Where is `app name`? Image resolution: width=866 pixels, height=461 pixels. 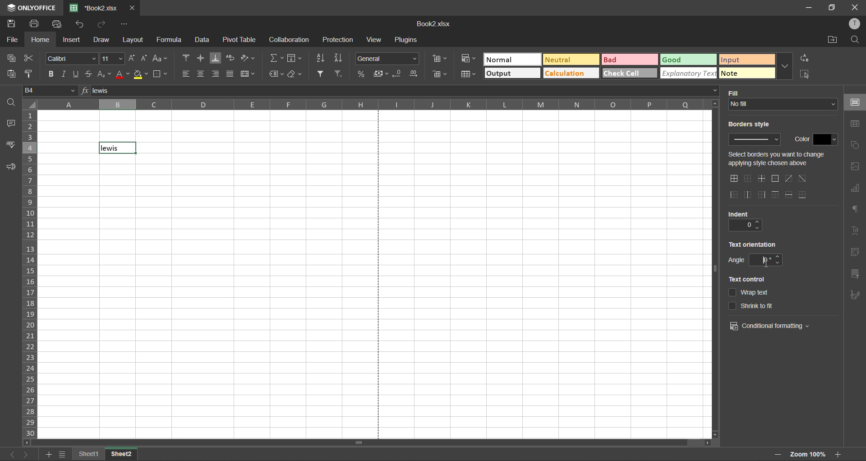
app name is located at coordinates (32, 8).